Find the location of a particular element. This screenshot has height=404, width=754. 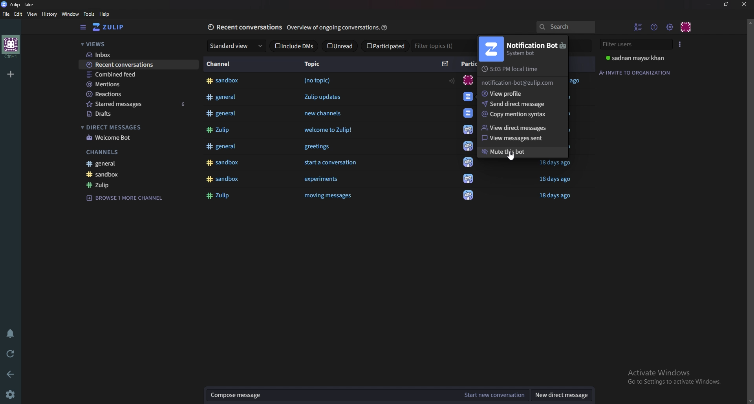

welcome bot is located at coordinates (132, 138).